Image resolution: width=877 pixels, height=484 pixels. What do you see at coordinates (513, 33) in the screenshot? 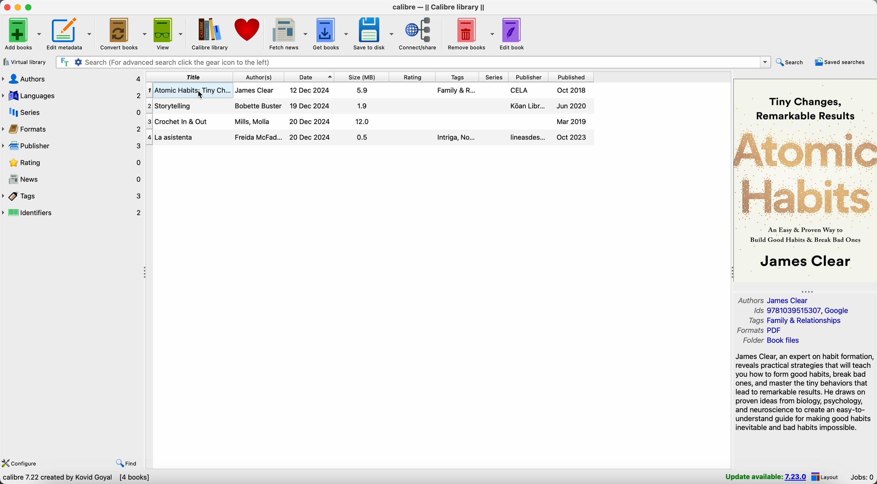
I see `edit book` at bounding box center [513, 33].